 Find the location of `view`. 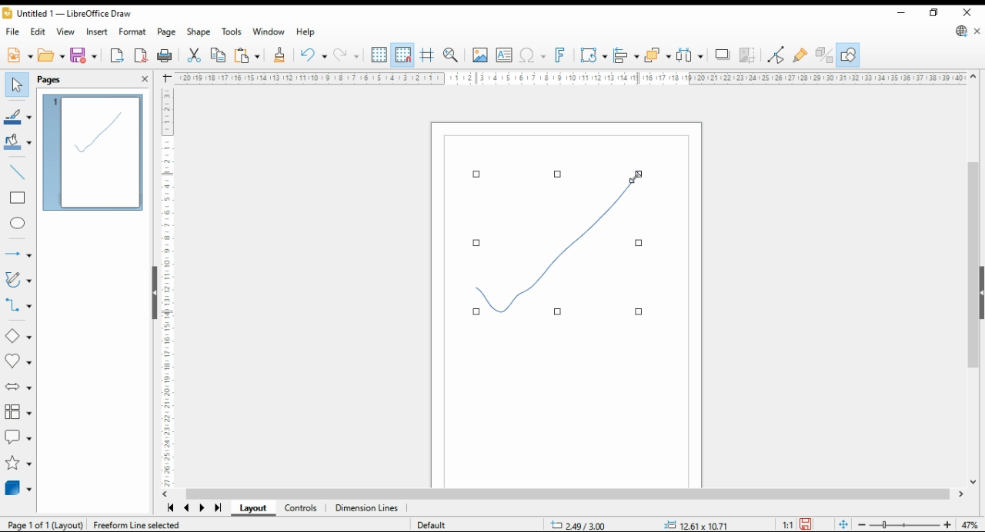

view is located at coordinates (67, 31).